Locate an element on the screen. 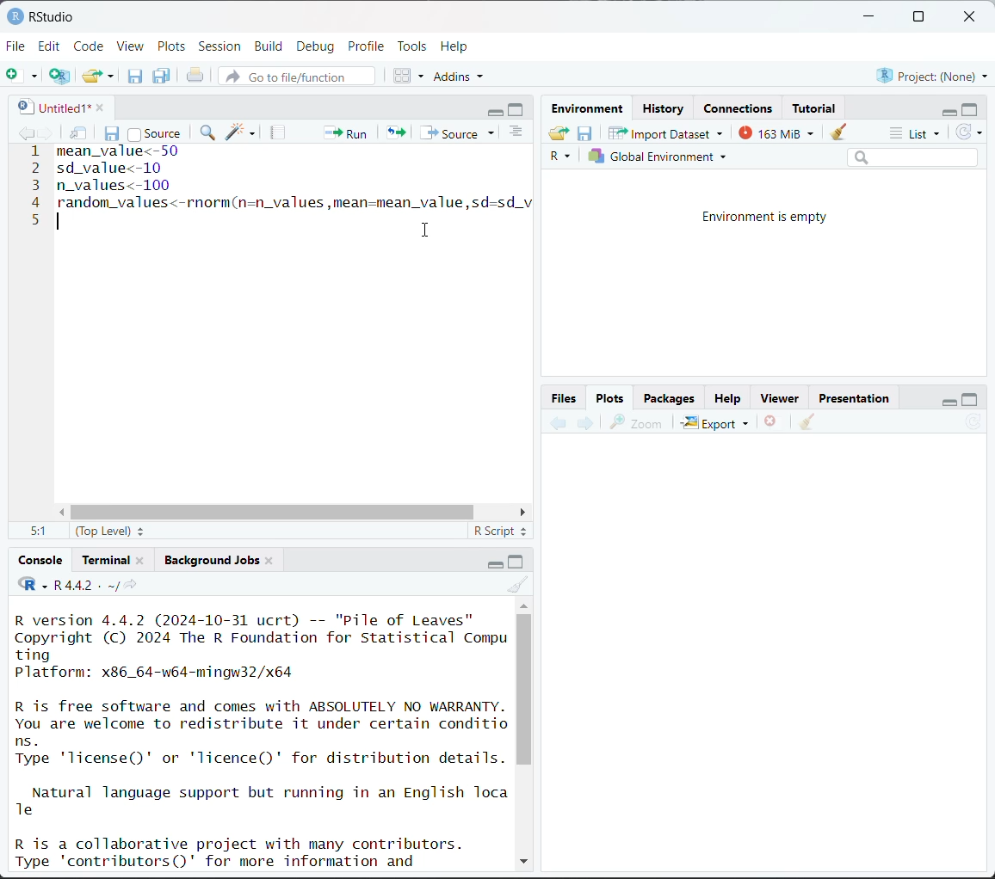 The height and width of the screenshot is (879, 995). minimize is located at coordinates (870, 17).